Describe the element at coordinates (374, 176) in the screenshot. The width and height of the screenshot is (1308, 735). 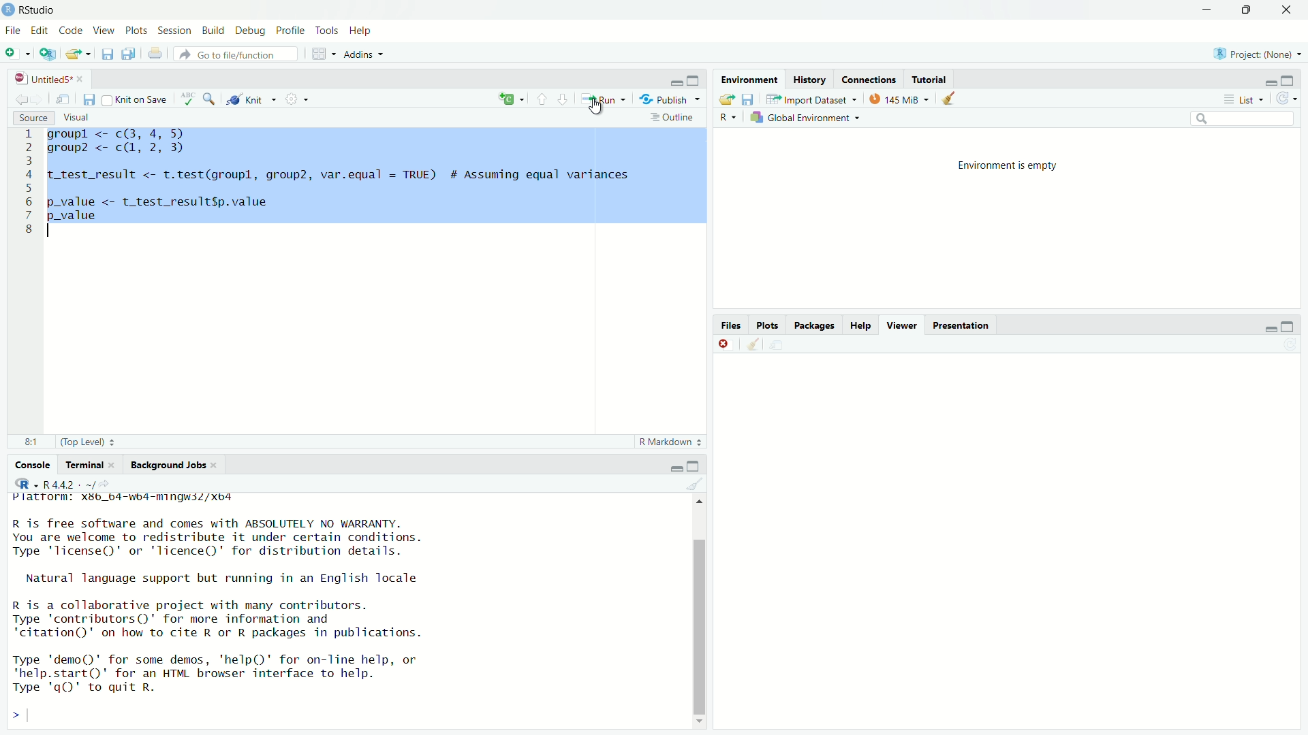
I see `groupl <- c(3, 4, >)
group? <- c(, 2, 3)

t_test_result <- t.test(groupl, group2, var.equal = TRUE) # Assuming equal variances
p_value <- t_test_result$p.value

p_value -` at that location.